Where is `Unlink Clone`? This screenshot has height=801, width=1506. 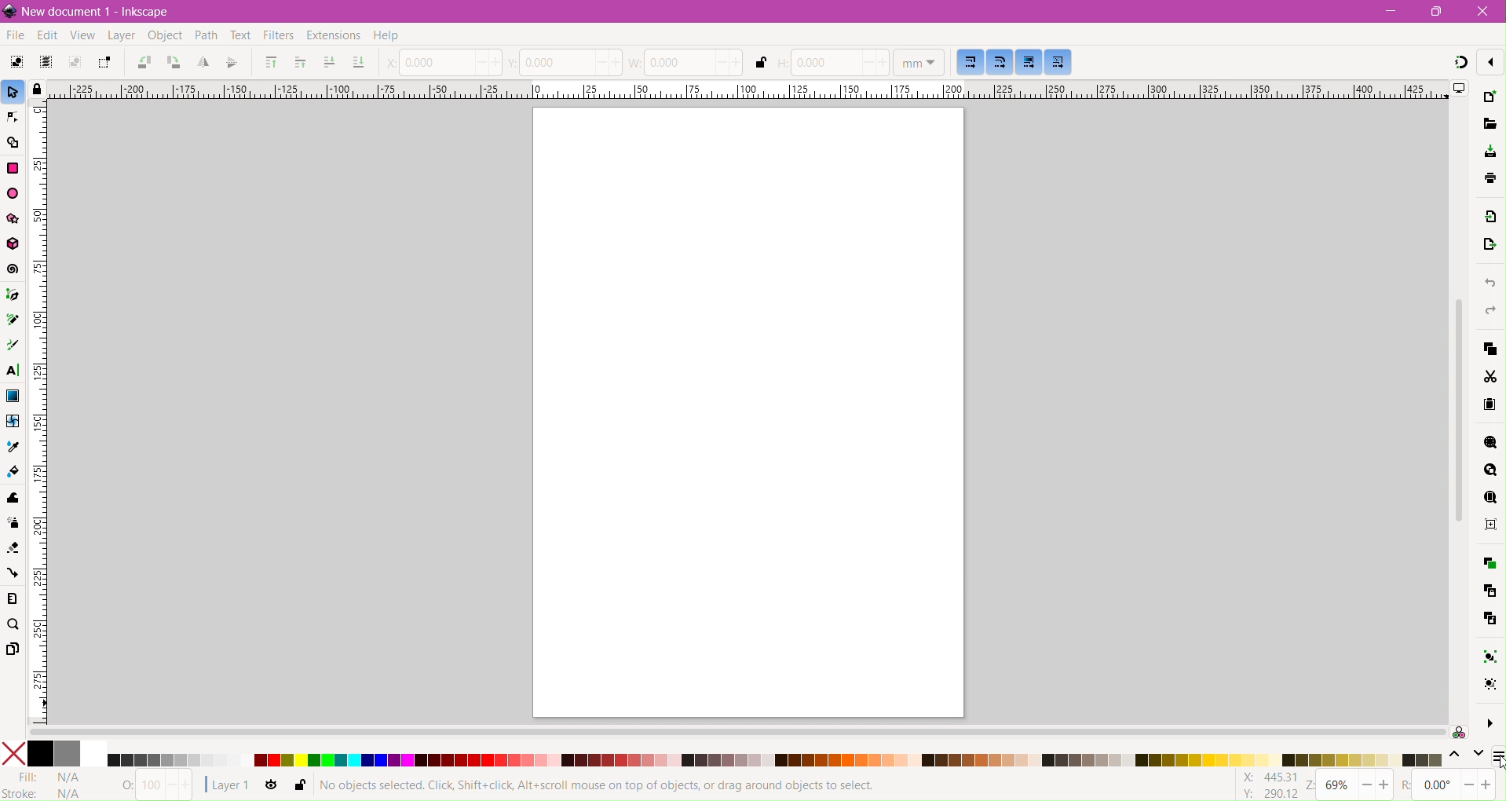
Unlink Clone is located at coordinates (1489, 621).